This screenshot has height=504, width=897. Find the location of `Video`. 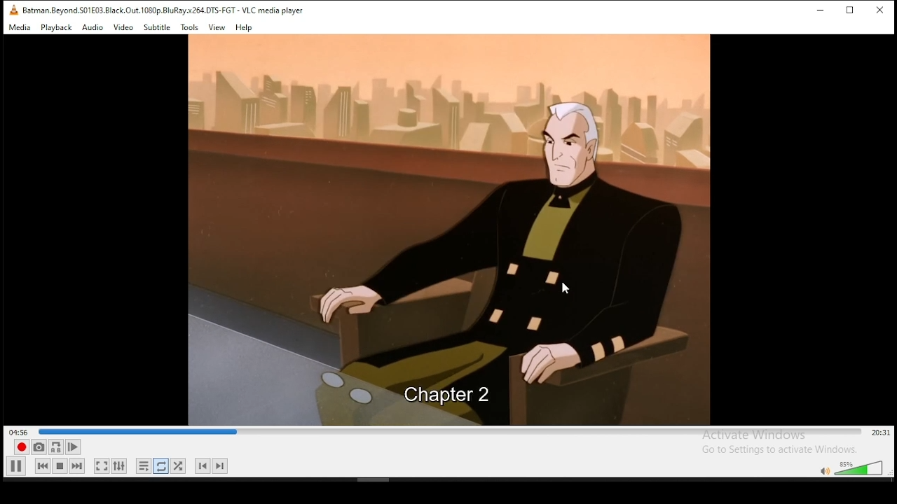

Video is located at coordinates (123, 28).